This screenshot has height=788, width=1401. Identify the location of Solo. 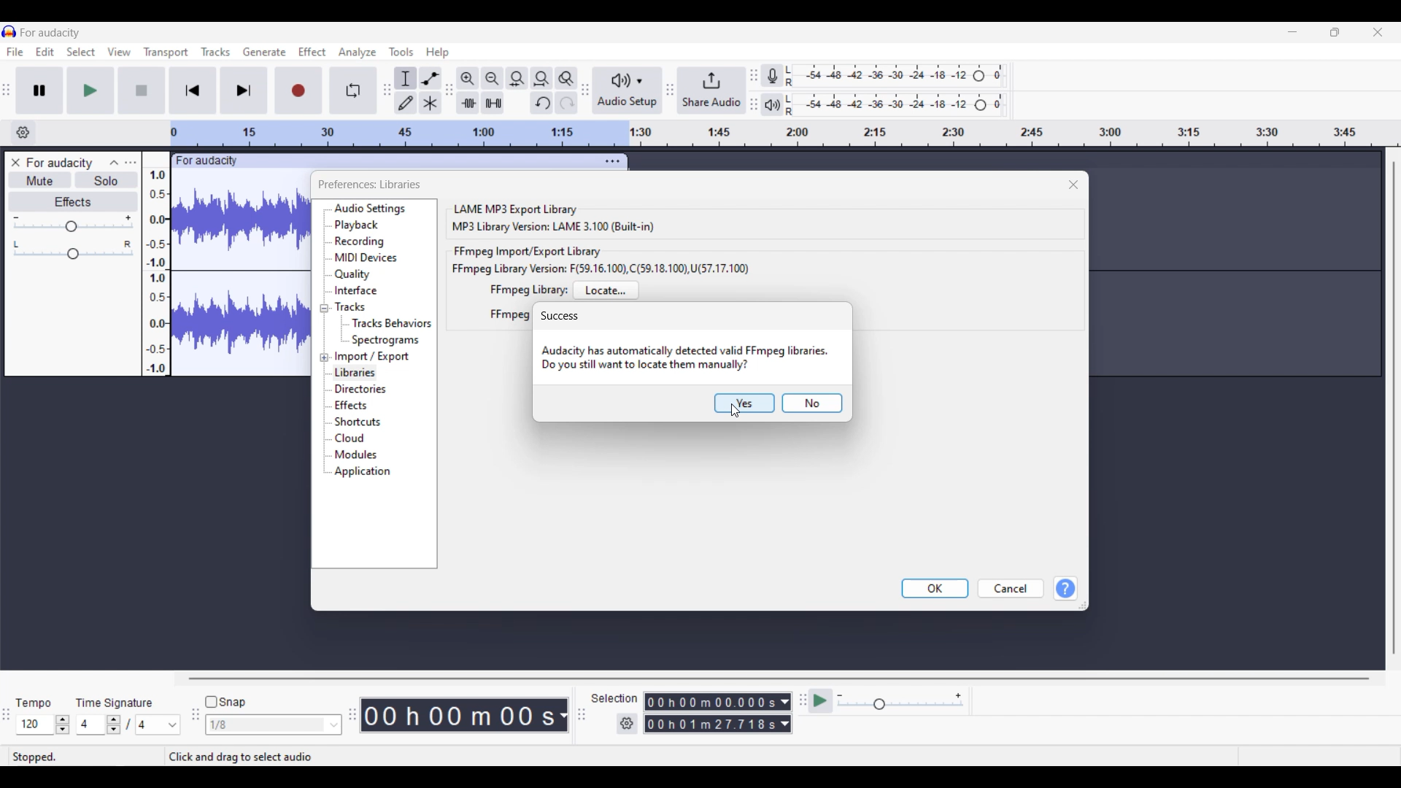
(107, 179).